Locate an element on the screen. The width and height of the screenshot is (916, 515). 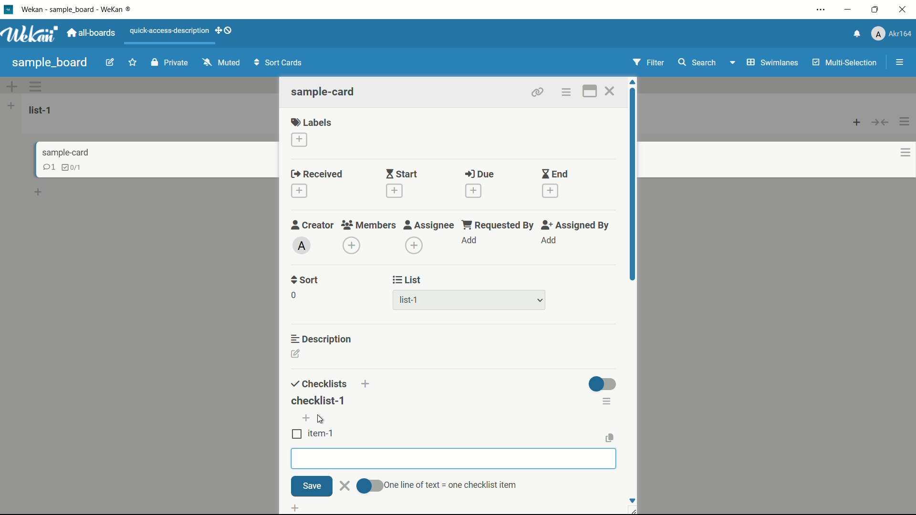
profile is located at coordinates (892, 34).